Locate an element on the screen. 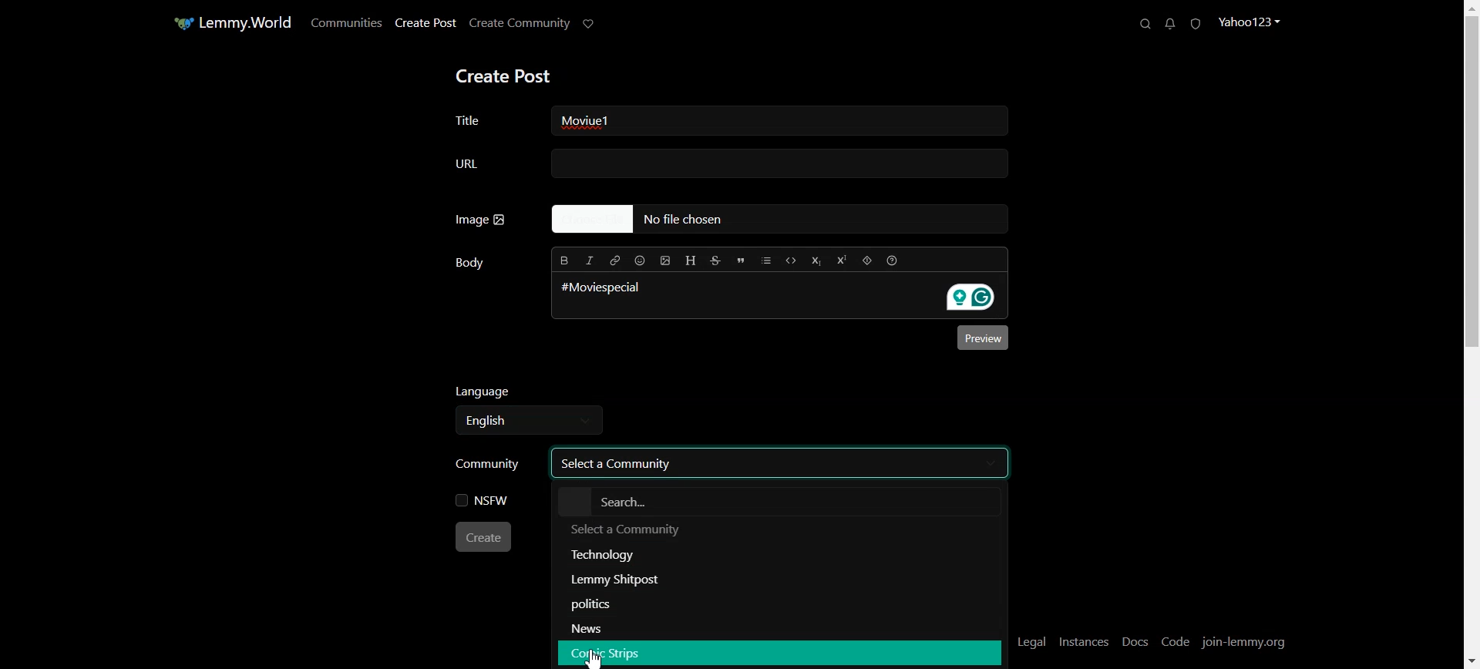  Text is located at coordinates (598, 120).